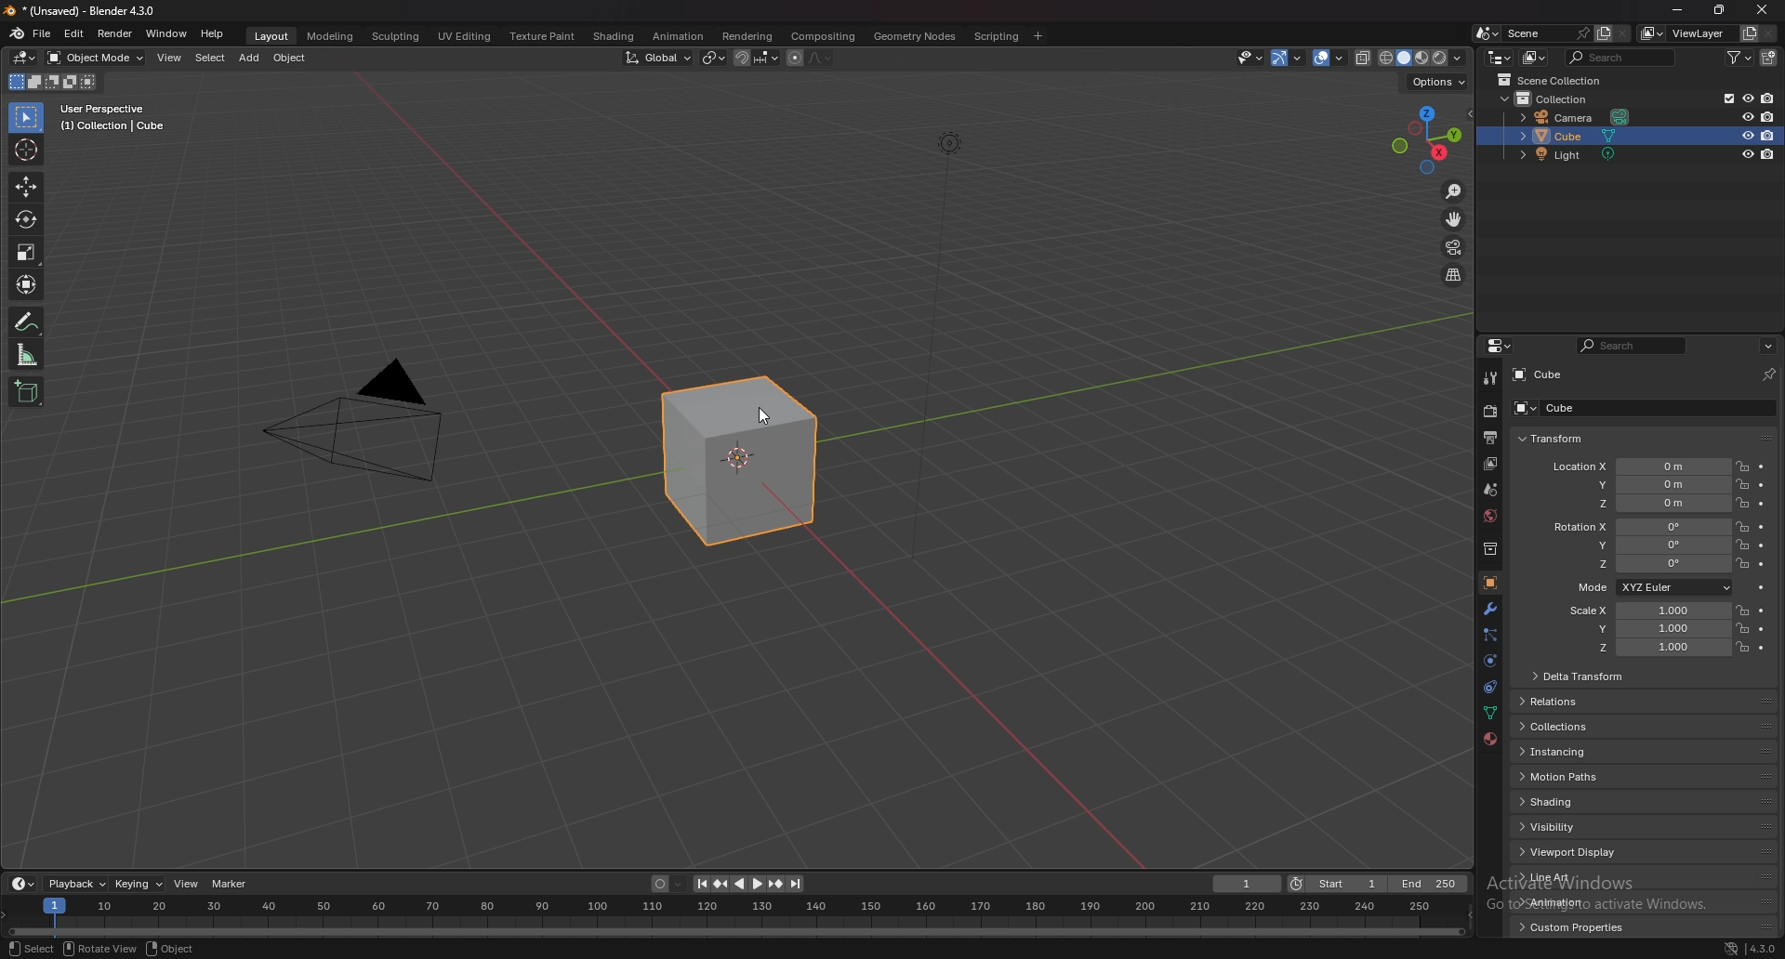 The image size is (1785, 959). What do you see at coordinates (1488, 549) in the screenshot?
I see `collection` at bounding box center [1488, 549].